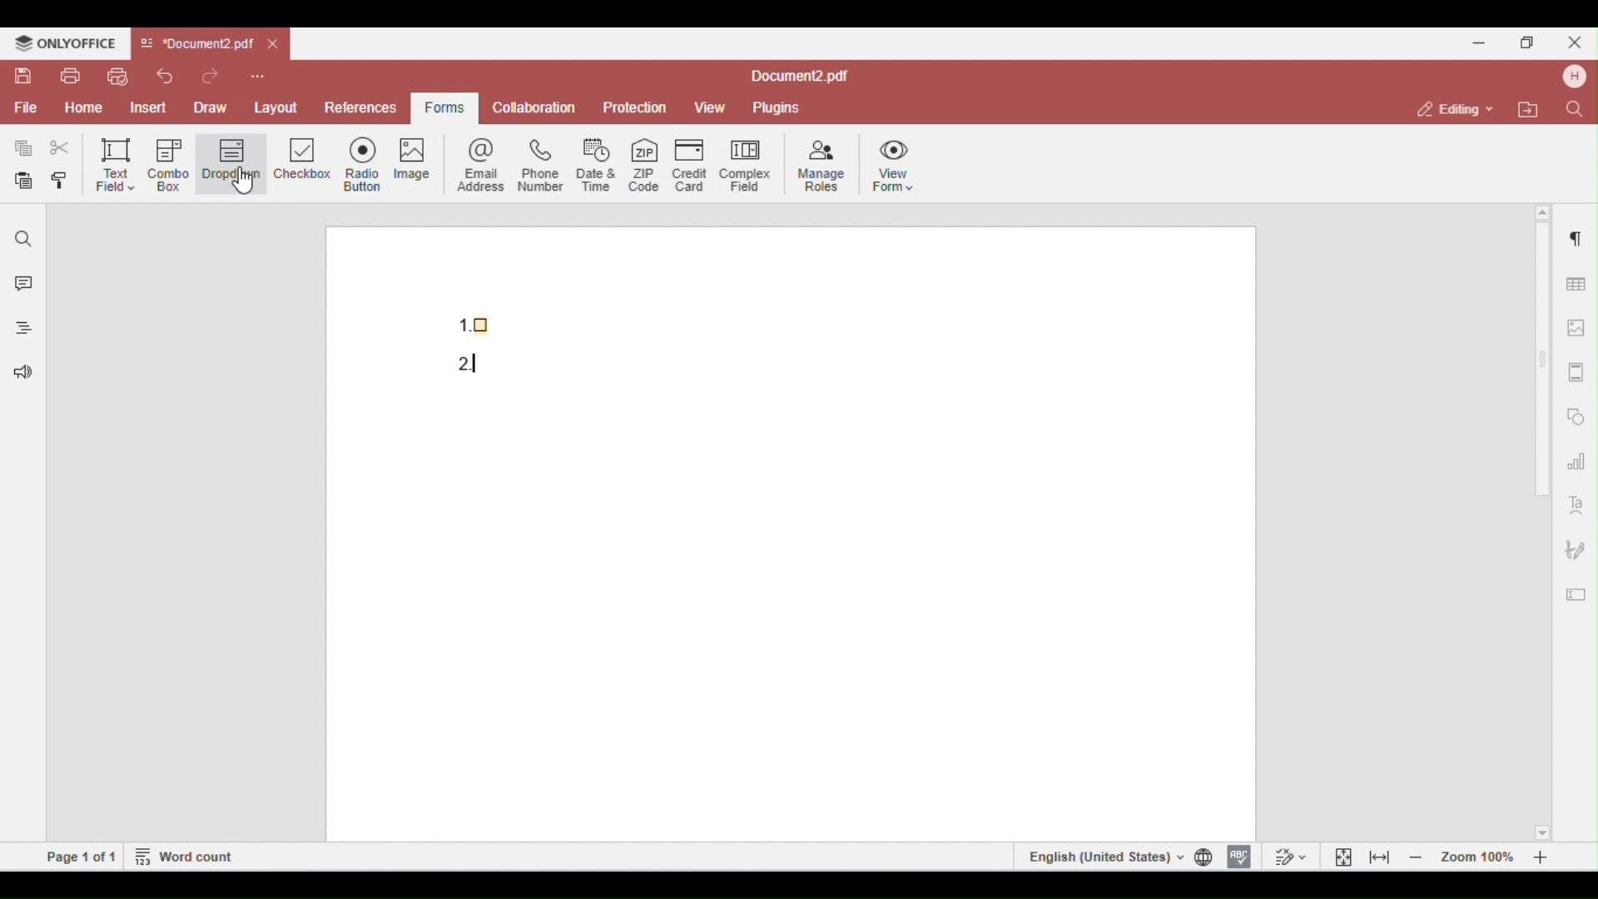  Describe the element at coordinates (745, 164) in the screenshot. I see `computer field` at that location.